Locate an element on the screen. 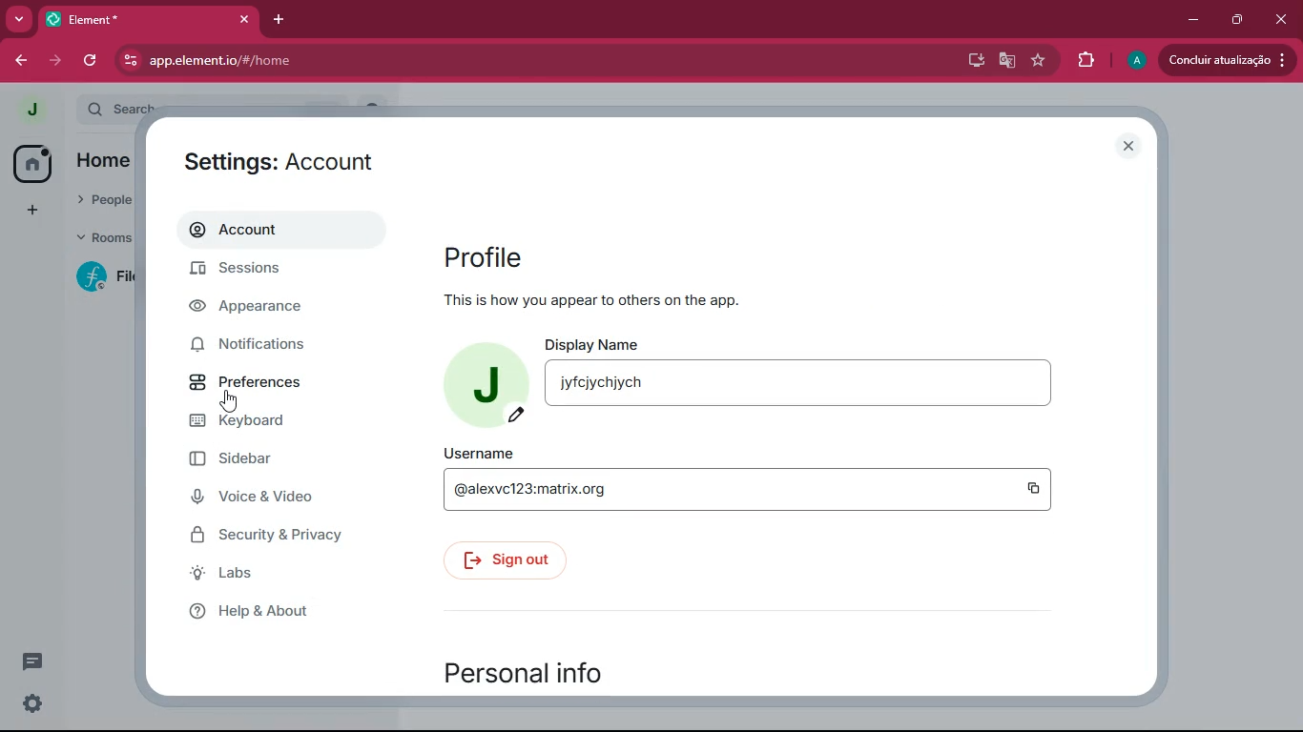 Image resolution: width=1303 pixels, height=732 pixels. profile is located at coordinates (32, 110).